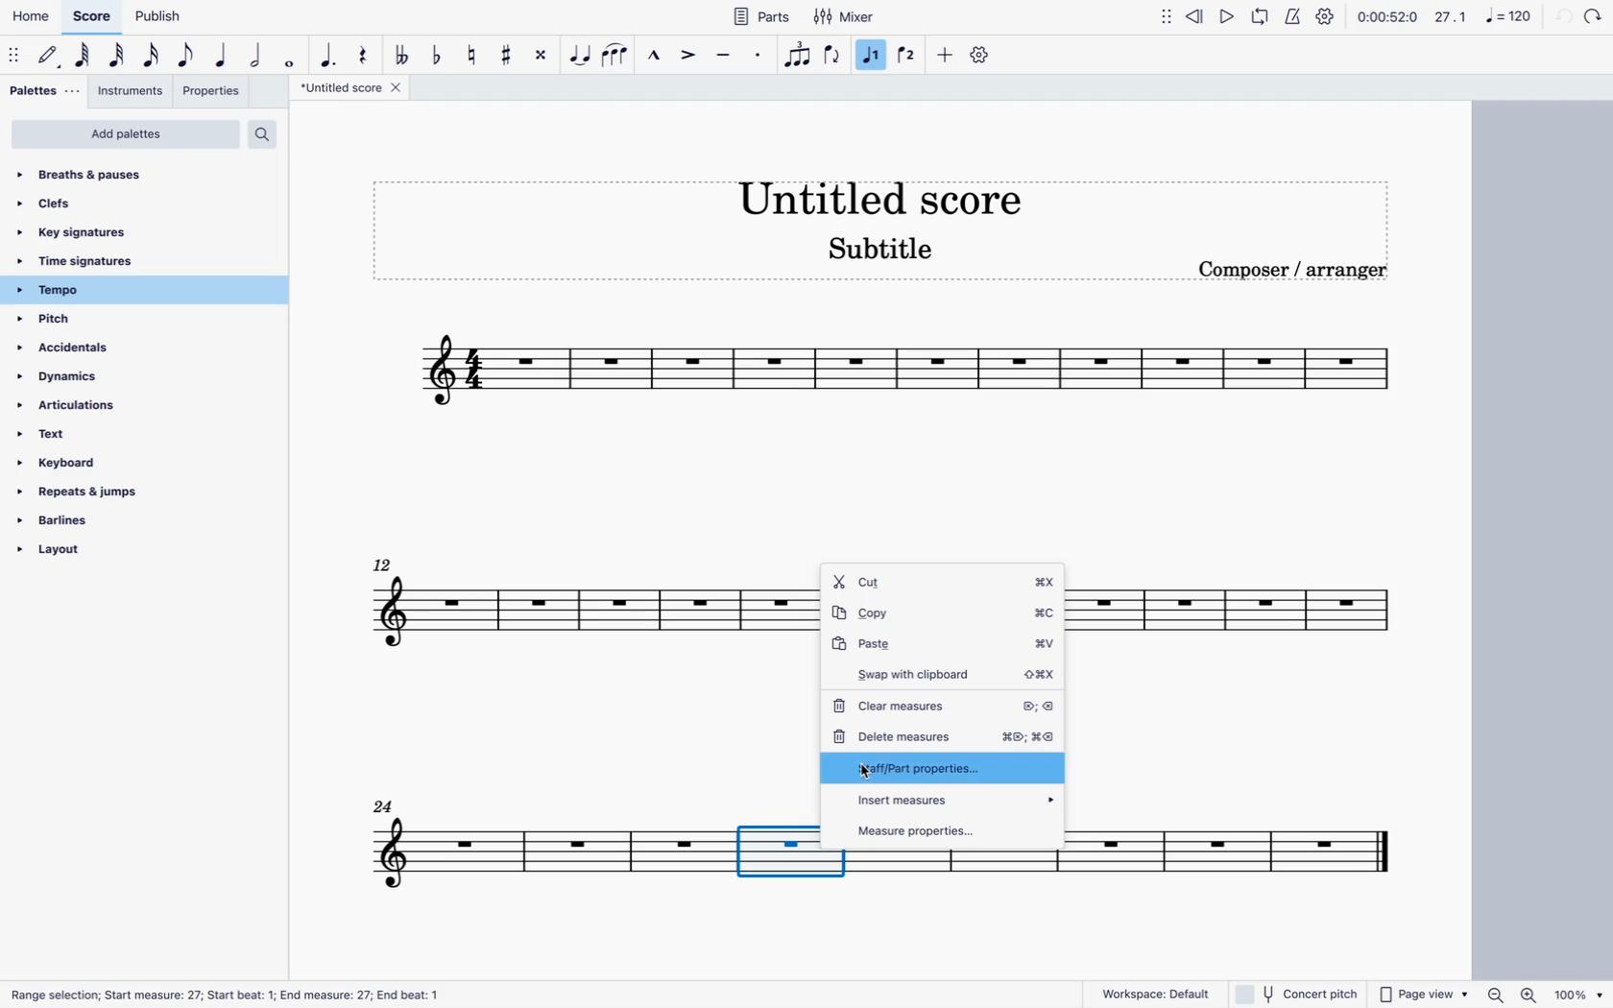 The image size is (1613, 1008). I want to click on score title, so click(342, 87).